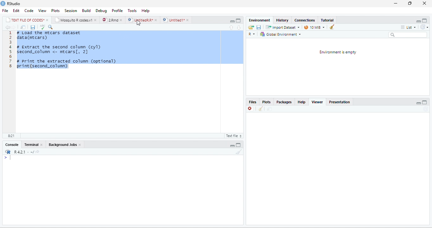 The width and height of the screenshot is (432, 228). I want to click on 7, so click(10, 61).